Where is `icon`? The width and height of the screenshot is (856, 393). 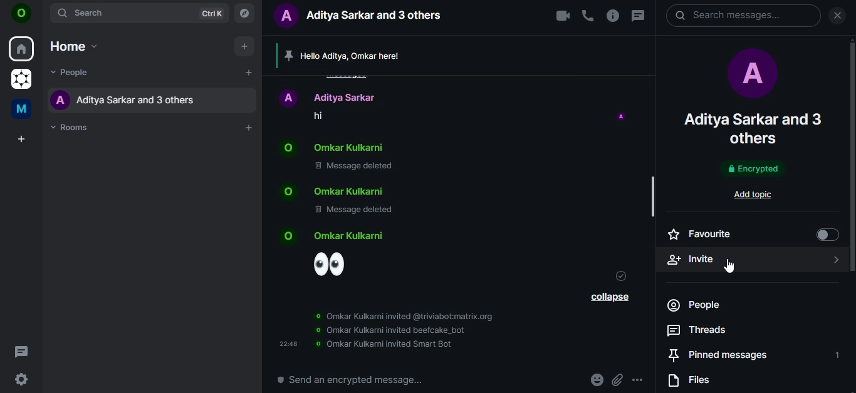
icon is located at coordinates (21, 15).